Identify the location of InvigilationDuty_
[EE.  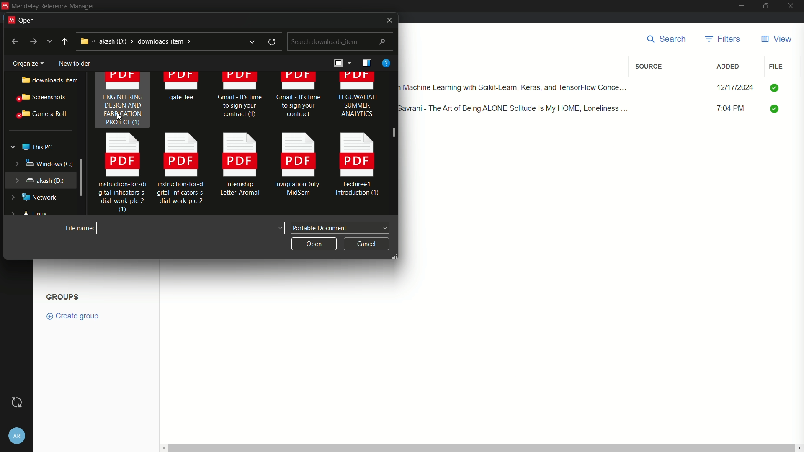
(299, 166).